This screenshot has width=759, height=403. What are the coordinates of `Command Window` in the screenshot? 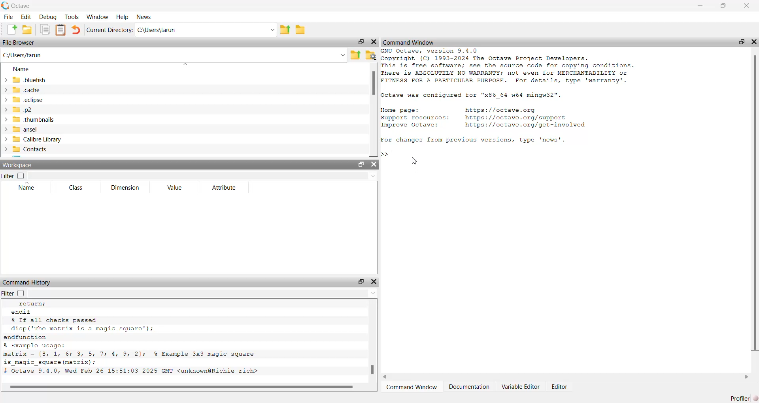 It's located at (411, 387).